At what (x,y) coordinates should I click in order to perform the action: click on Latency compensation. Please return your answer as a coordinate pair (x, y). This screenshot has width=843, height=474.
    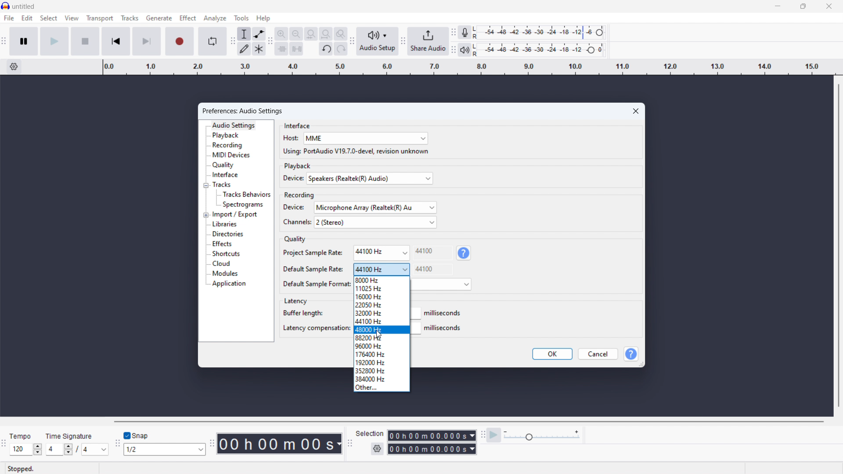
    Looking at the image, I should click on (315, 328).